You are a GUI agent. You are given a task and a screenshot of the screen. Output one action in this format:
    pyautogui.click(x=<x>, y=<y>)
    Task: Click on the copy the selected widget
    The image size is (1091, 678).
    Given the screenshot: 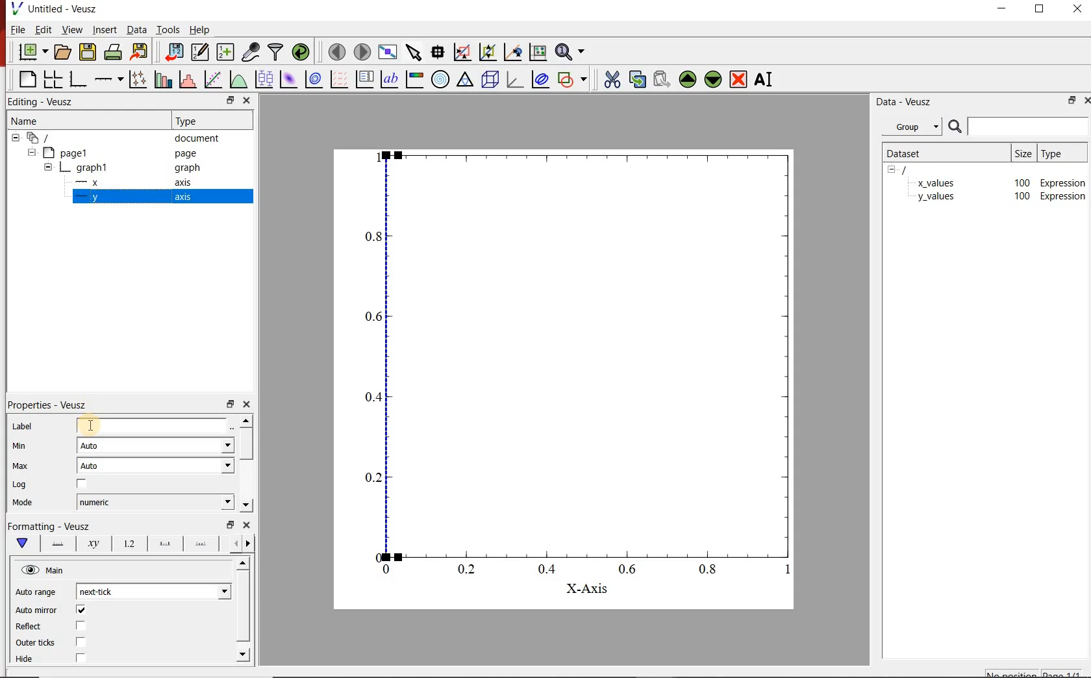 What is the action you would take?
    pyautogui.click(x=636, y=80)
    